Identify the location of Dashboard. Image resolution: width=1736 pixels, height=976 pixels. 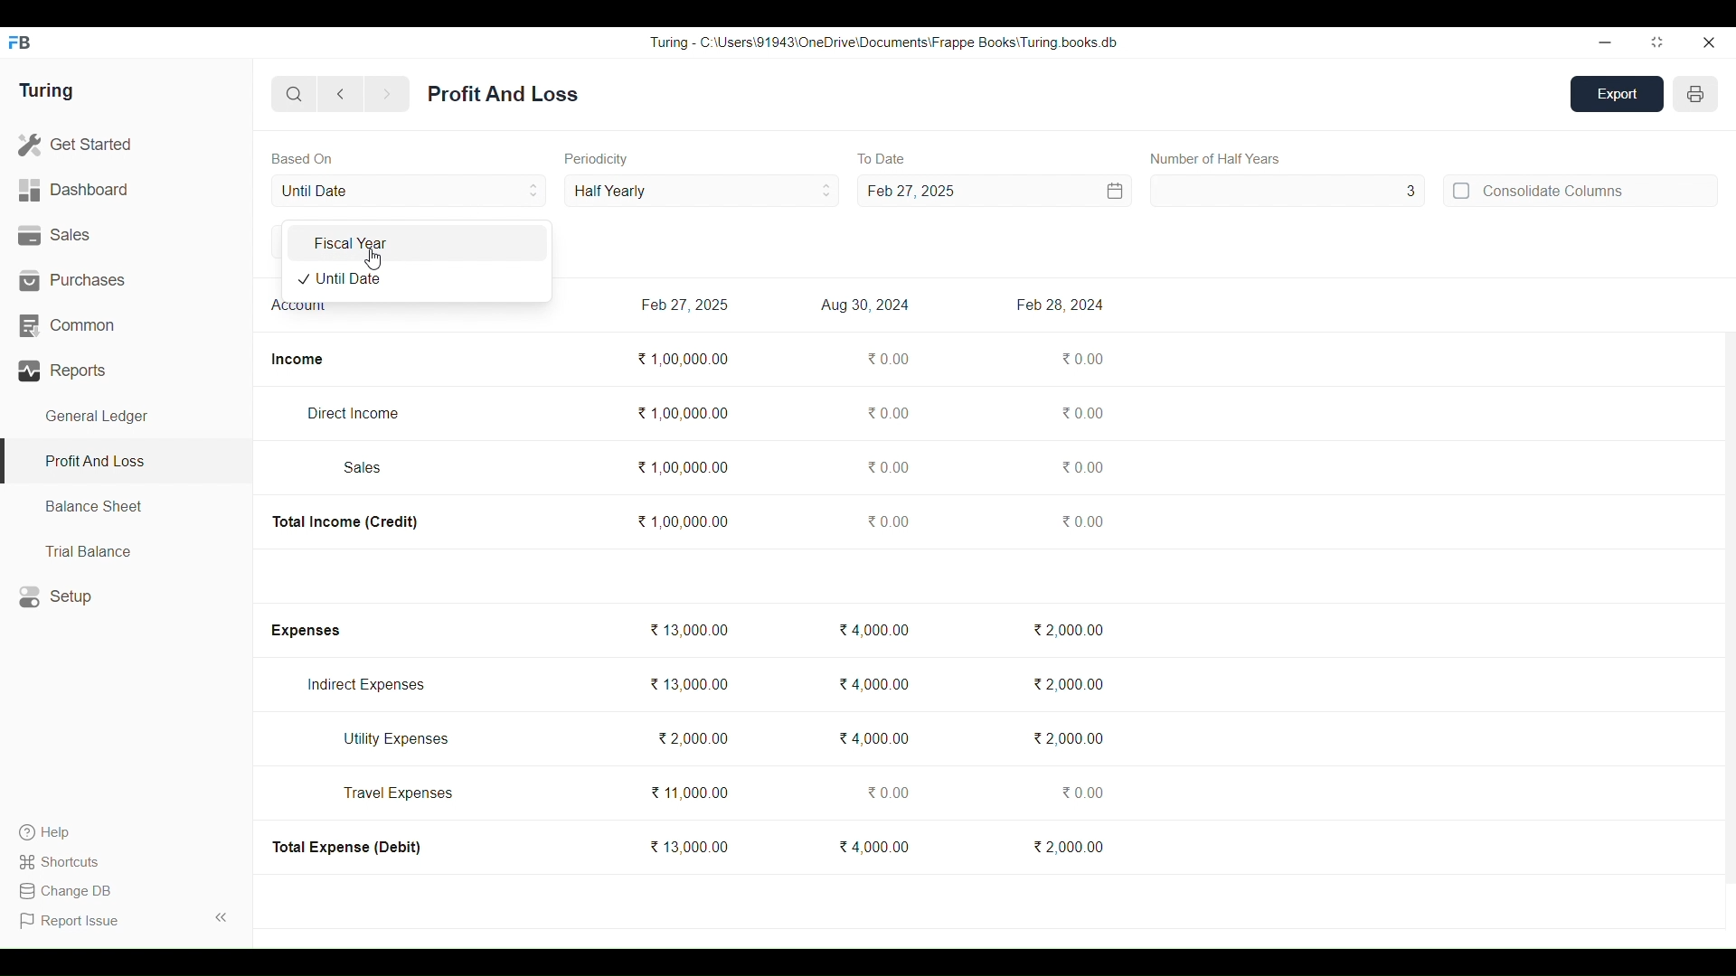
(126, 191).